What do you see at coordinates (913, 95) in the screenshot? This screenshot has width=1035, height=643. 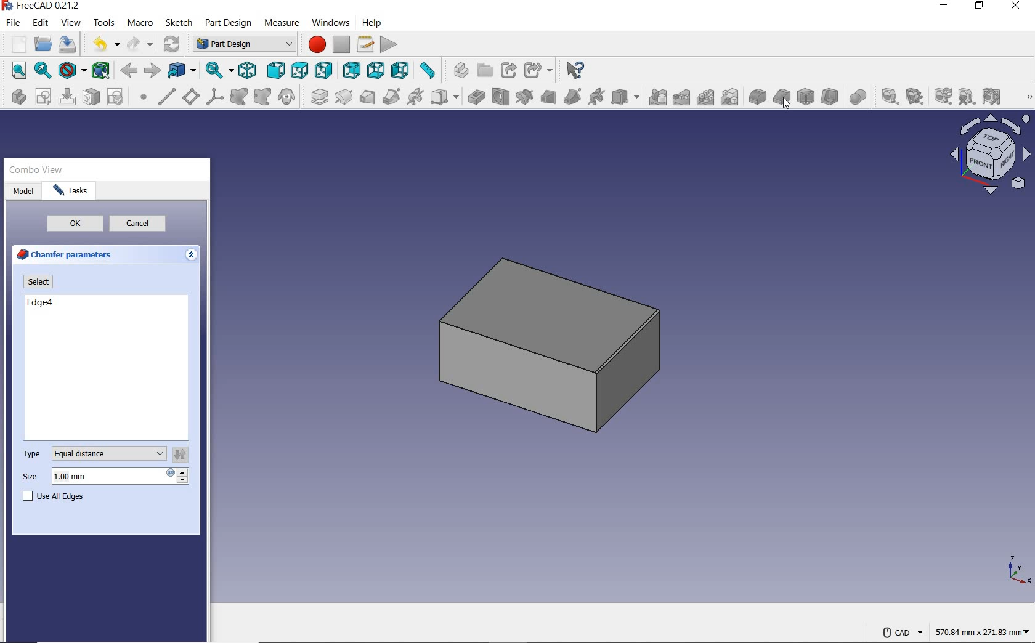 I see `measure angular` at bounding box center [913, 95].